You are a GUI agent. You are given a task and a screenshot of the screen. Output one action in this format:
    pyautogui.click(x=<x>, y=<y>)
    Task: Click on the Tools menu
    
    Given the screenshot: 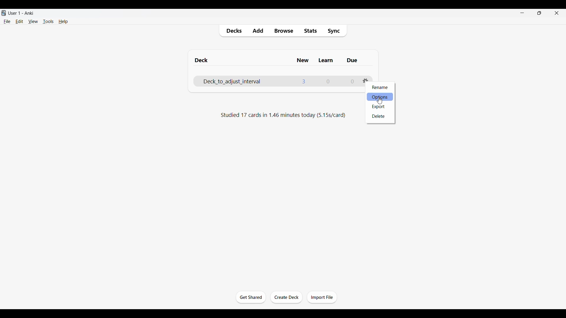 What is the action you would take?
    pyautogui.click(x=48, y=21)
    